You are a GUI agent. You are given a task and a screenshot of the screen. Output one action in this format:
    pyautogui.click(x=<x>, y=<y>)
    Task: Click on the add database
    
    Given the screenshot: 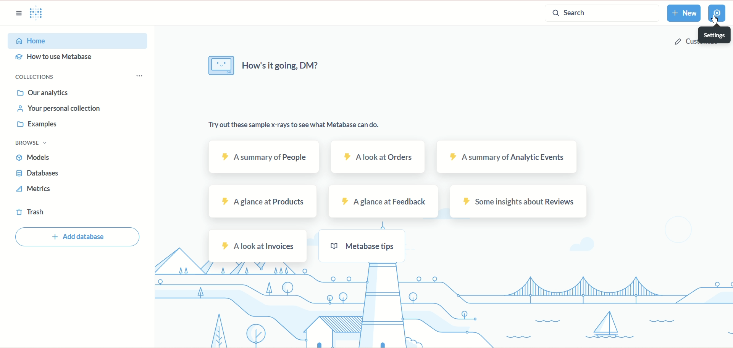 What is the action you would take?
    pyautogui.click(x=78, y=237)
    